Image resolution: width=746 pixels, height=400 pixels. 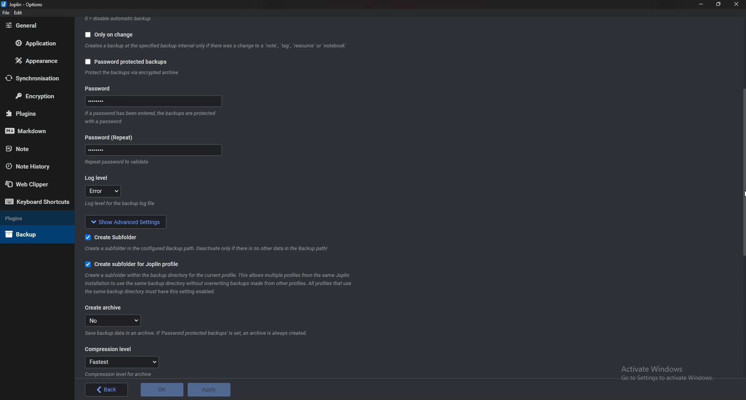 What do you see at coordinates (127, 62) in the screenshot?
I see `Password protected backups` at bounding box center [127, 62].